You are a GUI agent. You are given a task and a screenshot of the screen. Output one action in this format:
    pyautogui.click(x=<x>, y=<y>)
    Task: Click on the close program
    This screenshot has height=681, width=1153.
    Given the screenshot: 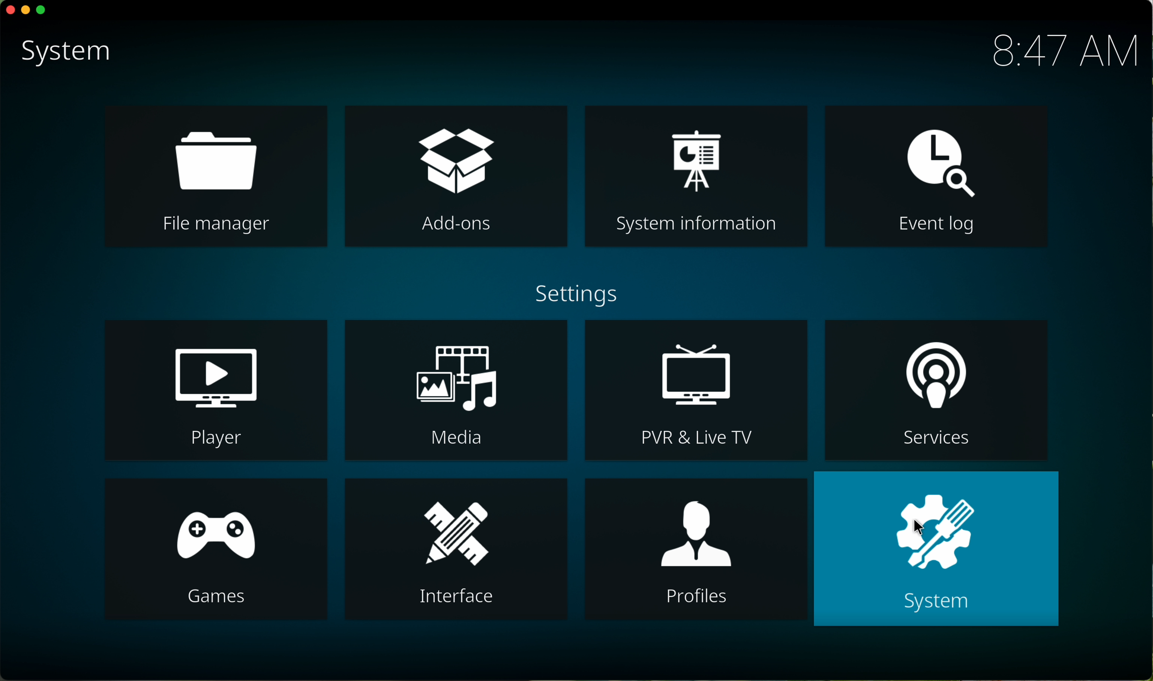 What is the action you would take?
    pyautogui.click(x=9, y=11)
    